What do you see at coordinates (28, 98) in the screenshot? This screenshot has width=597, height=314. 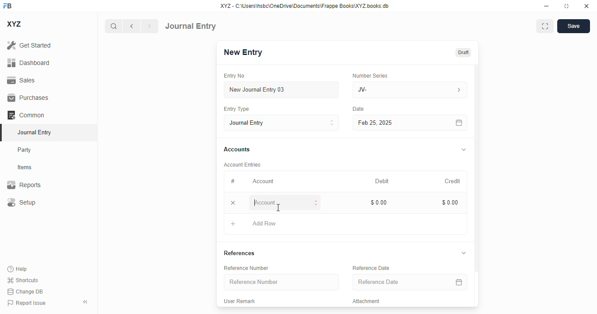 I see `purchases` at bounding box center [28, 98].